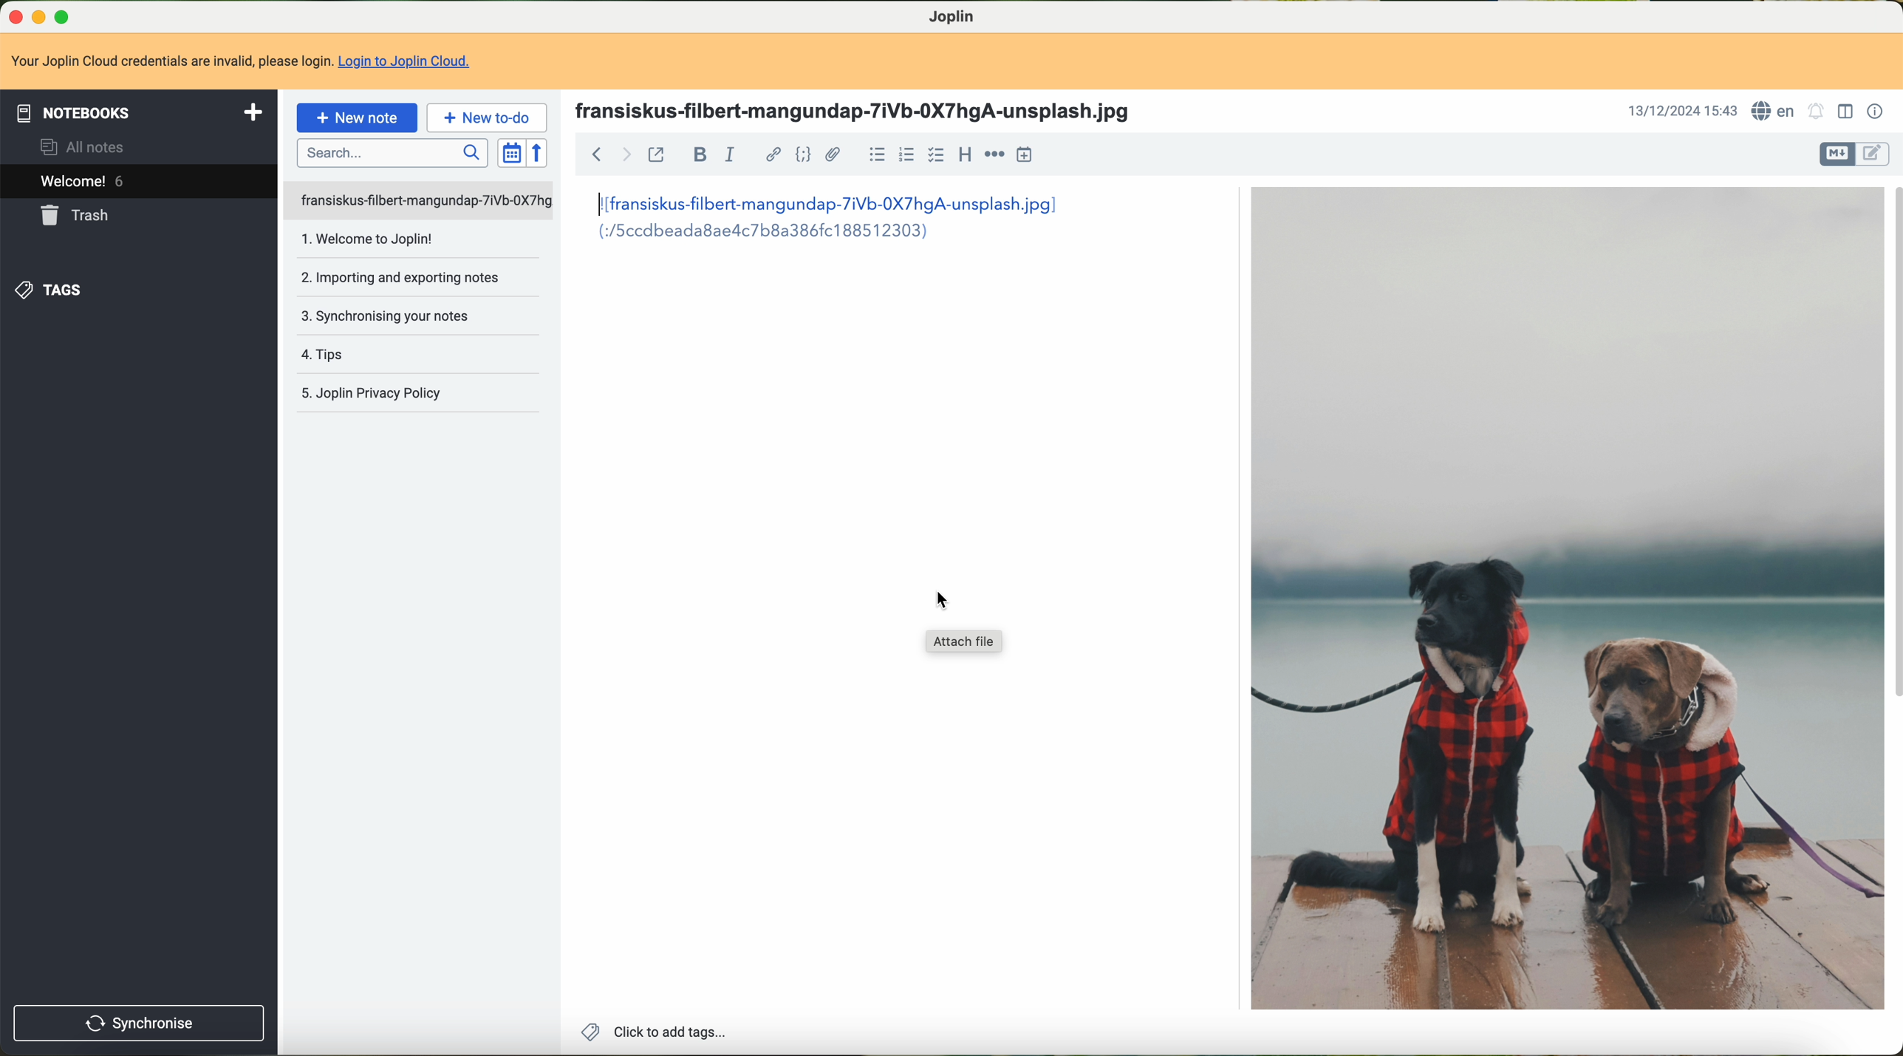 This screenshot has height=1056, width=1903. What do you see at coordinates (880, 155) in the screenshot?
I see `bulleted list` at bounding box center [880, 155].